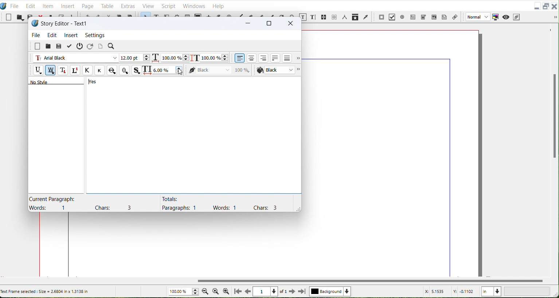  What do you see at coordinates (90, 46) in the screenshot?
I see `Reload text from frame` at bounding box center [90, 46].